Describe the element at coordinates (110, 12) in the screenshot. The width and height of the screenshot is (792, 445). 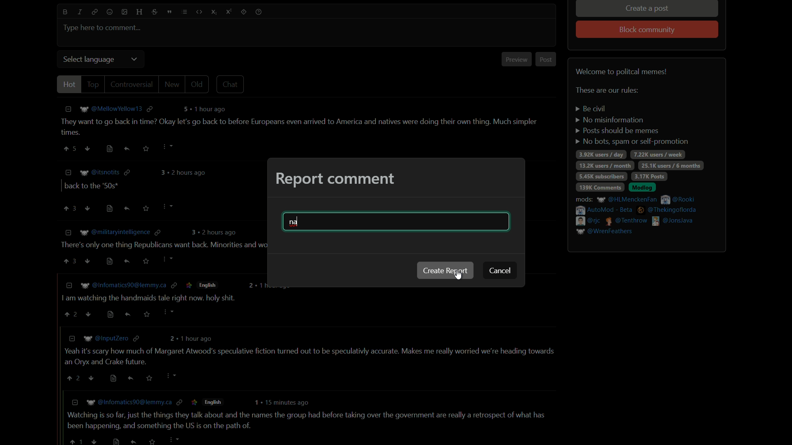
I see `emoji` at that location.